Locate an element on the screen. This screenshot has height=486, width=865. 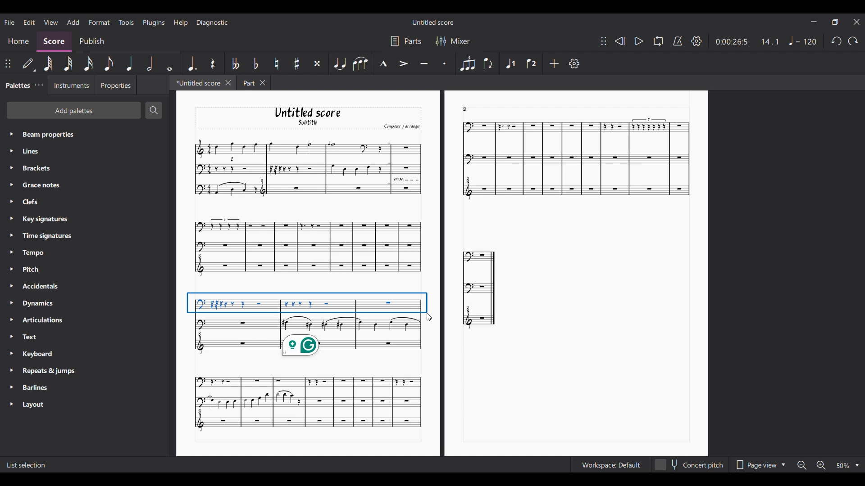
Add is located at coordinates (555, 63).